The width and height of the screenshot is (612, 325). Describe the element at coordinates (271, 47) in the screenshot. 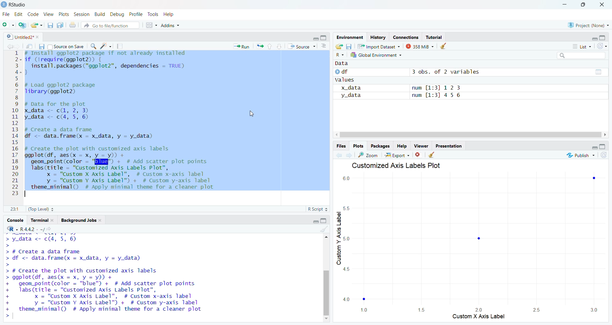

I see `upward` at that location.